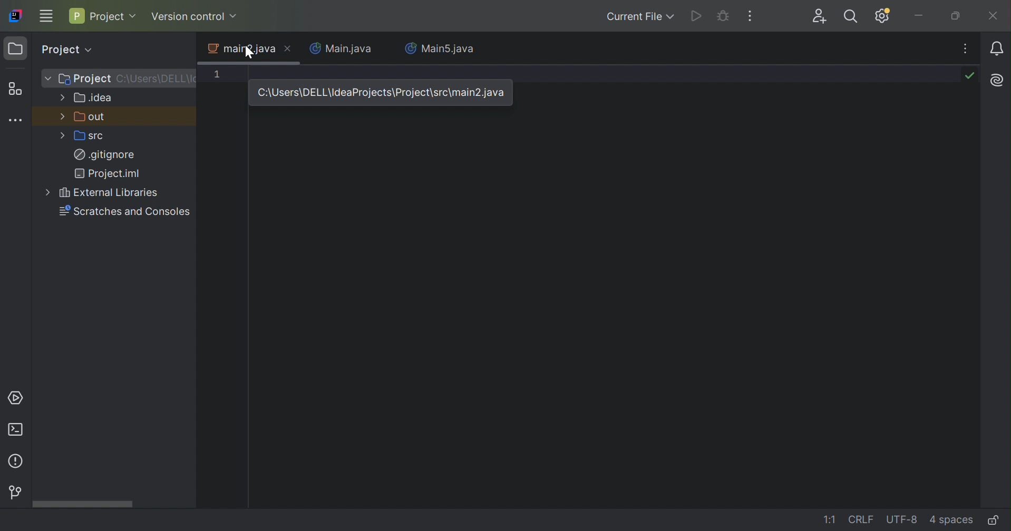  Describe the element at coordinates (63, 96) in the screenshot. I see `More` at that location.